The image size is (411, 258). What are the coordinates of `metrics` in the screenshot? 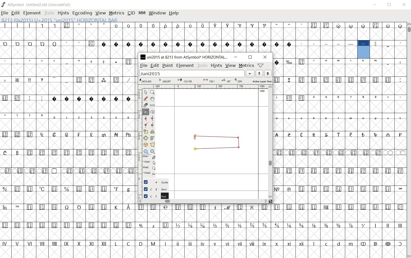 It's located at (246, 65).